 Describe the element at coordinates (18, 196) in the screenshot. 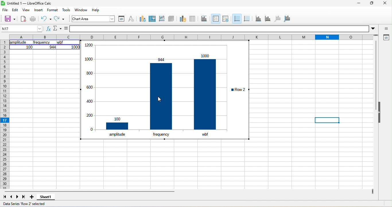

I see `next sheet` at that location.